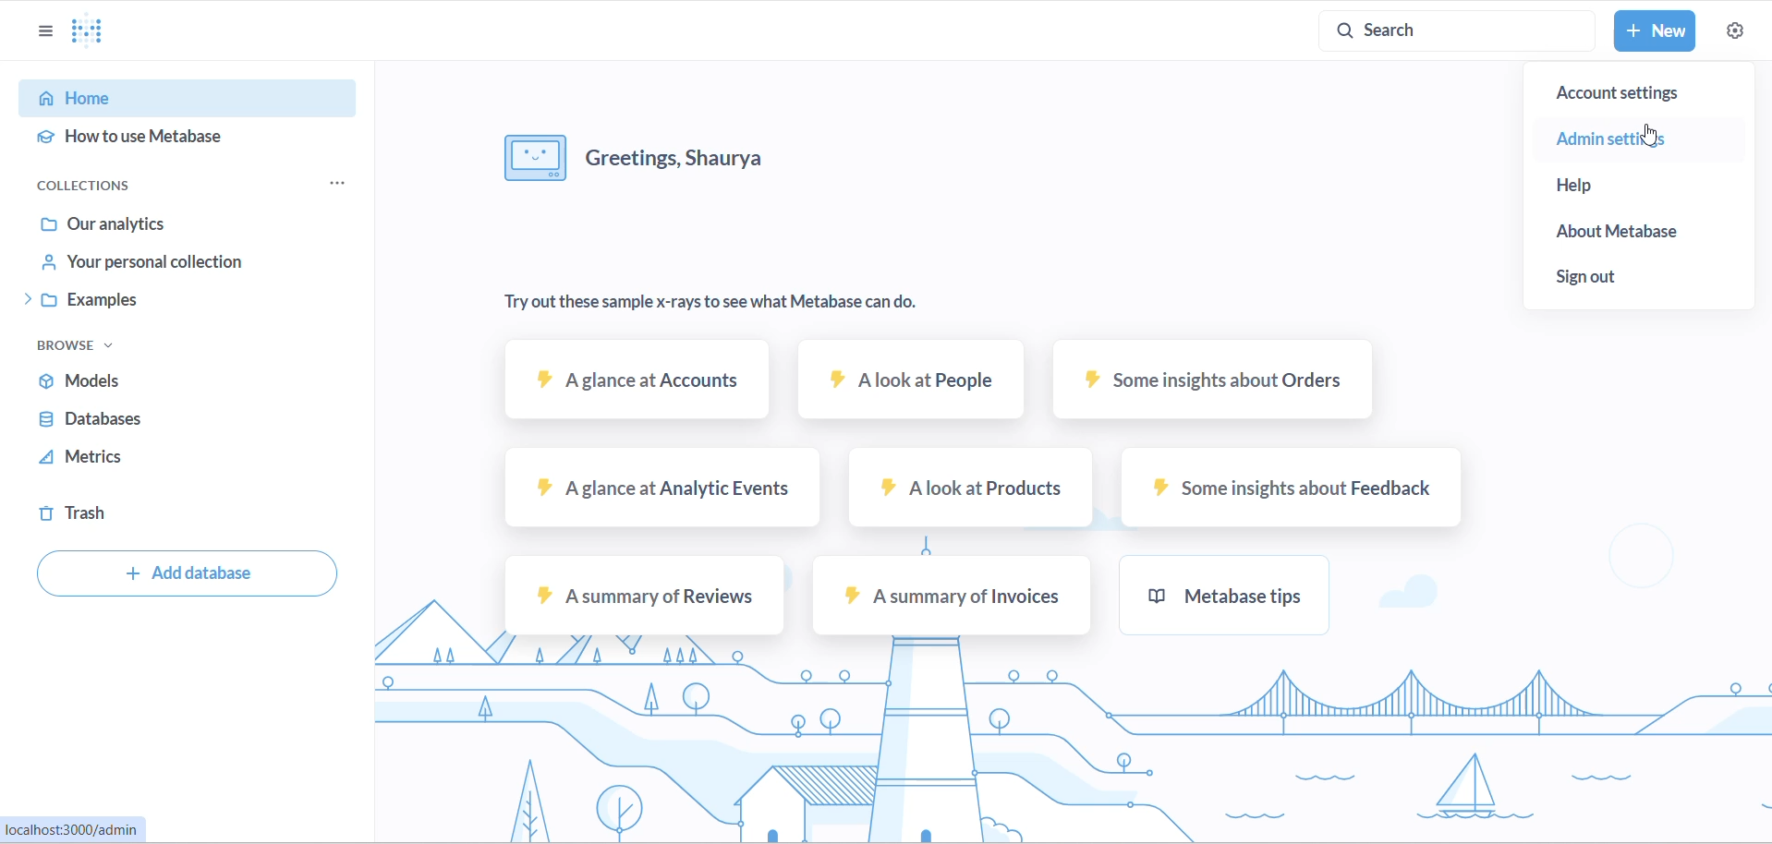 Image resolution: width=1772 pixels, height=844 pixels. Describe the element at coordinates (45, 31) in the screenshot. I see `options` at that location.